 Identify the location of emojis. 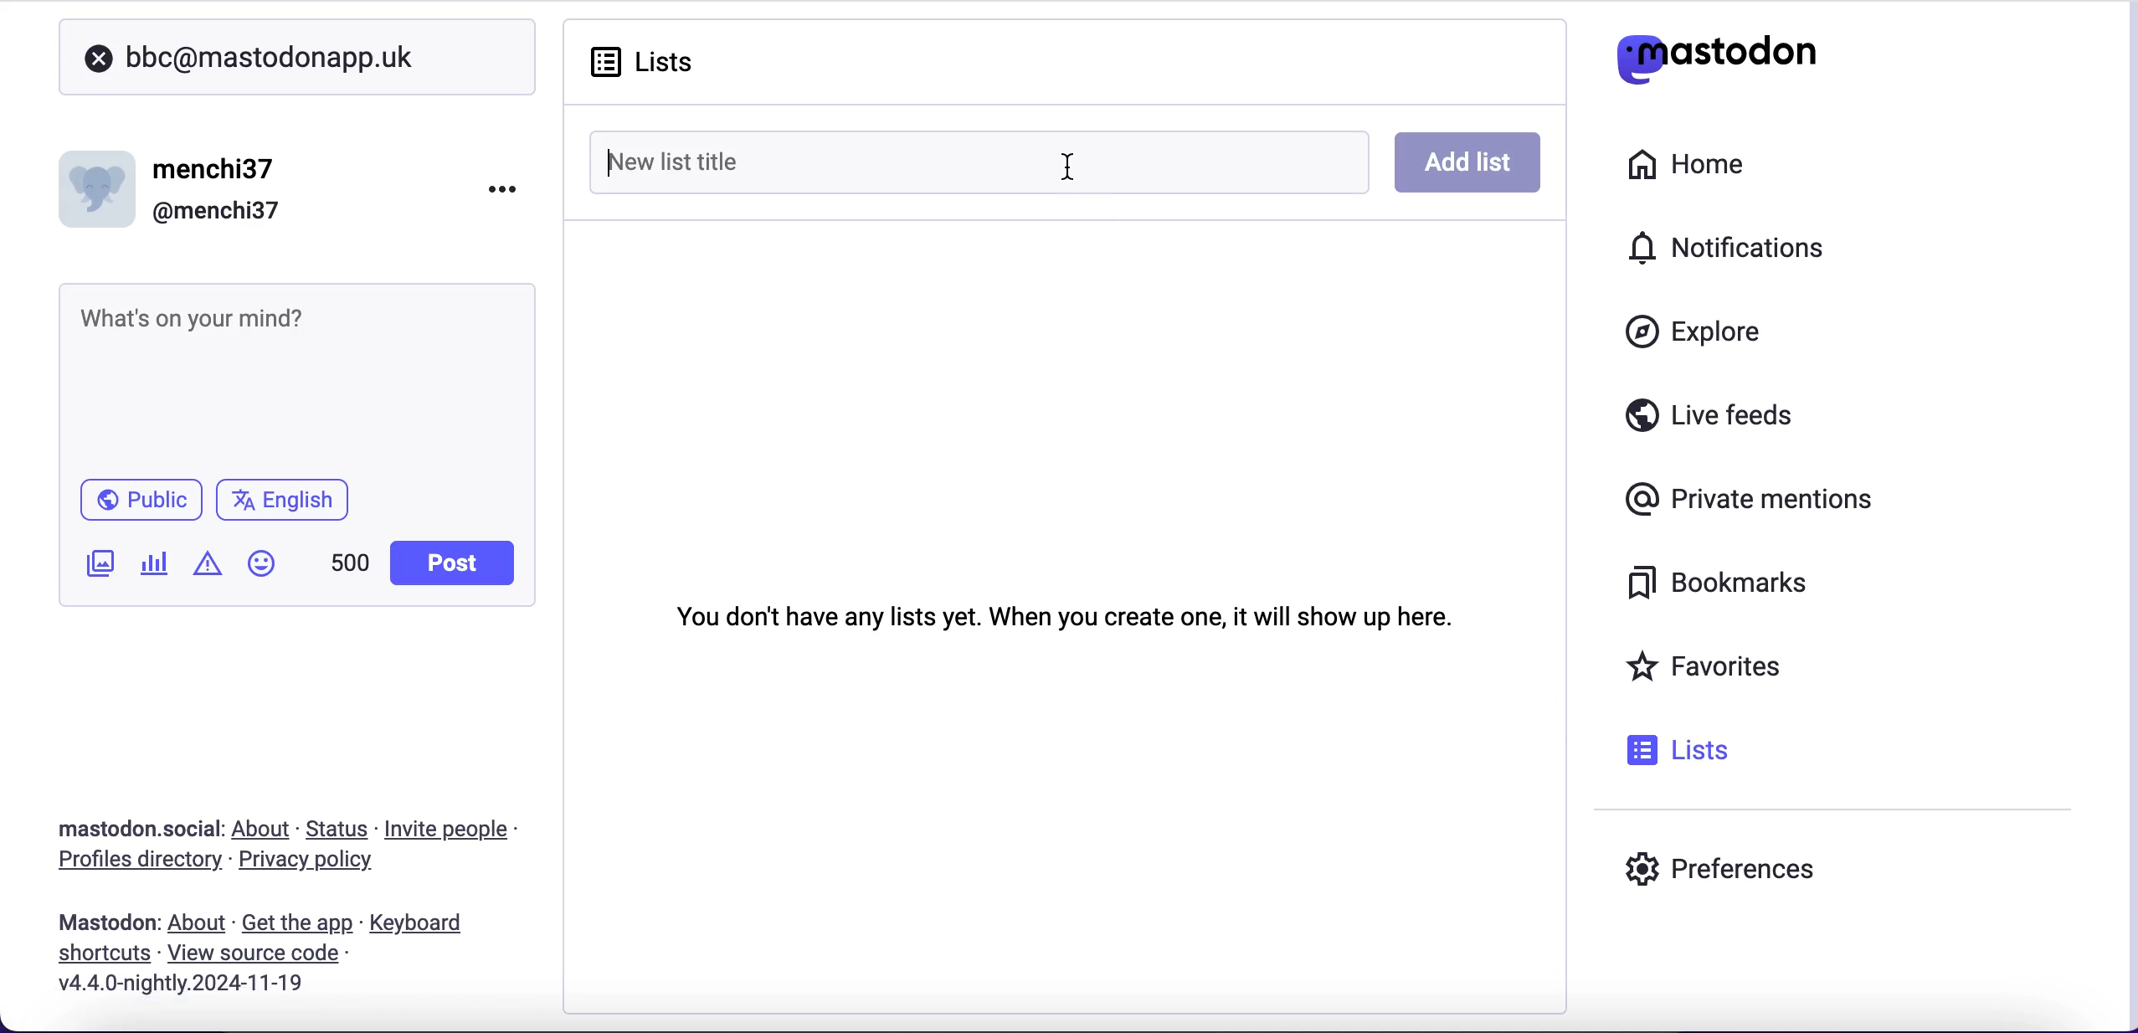
(269, 572).